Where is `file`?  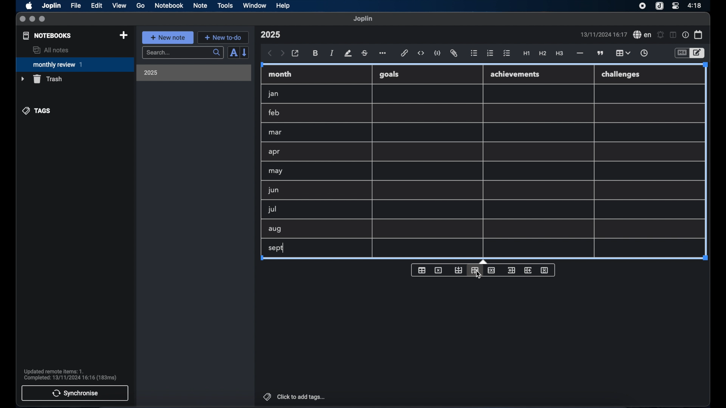 file is located at coordinates (76, 6).